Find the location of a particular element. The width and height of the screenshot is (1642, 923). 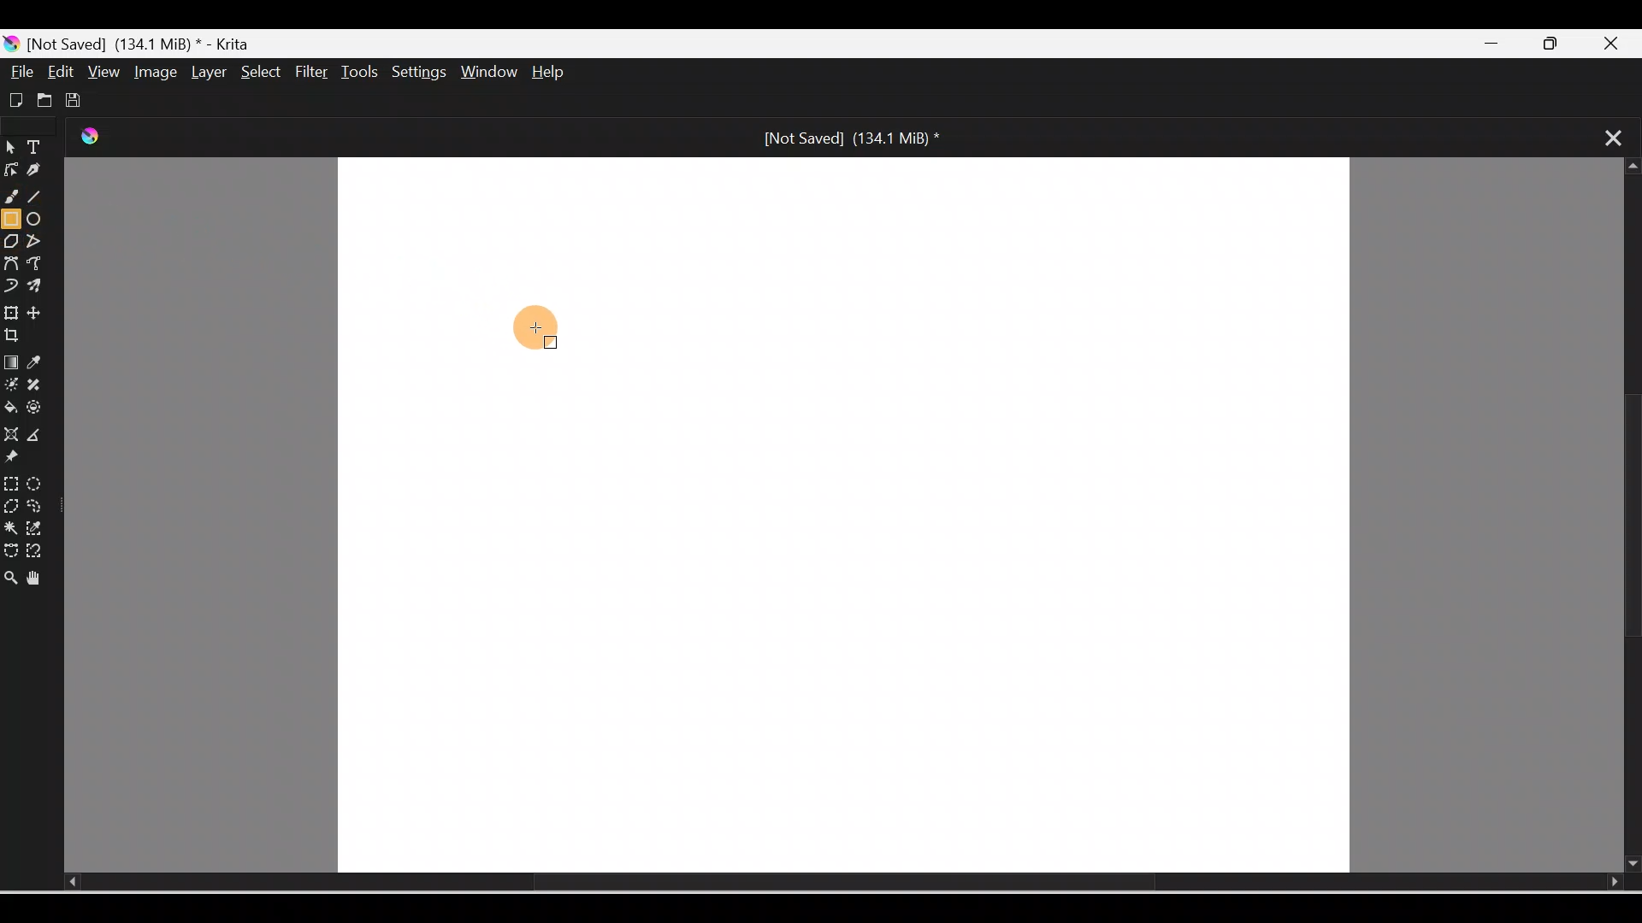

Edit is located at coordinates (62, 72).